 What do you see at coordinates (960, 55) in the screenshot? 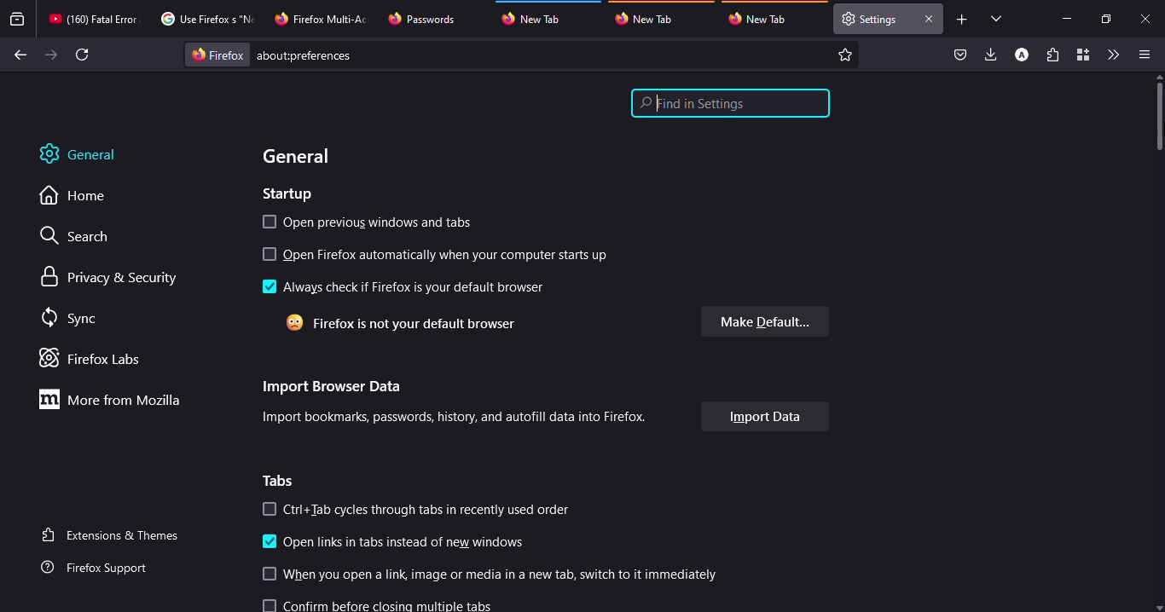
I see `save to pocket` at bounding box center [960, 55].